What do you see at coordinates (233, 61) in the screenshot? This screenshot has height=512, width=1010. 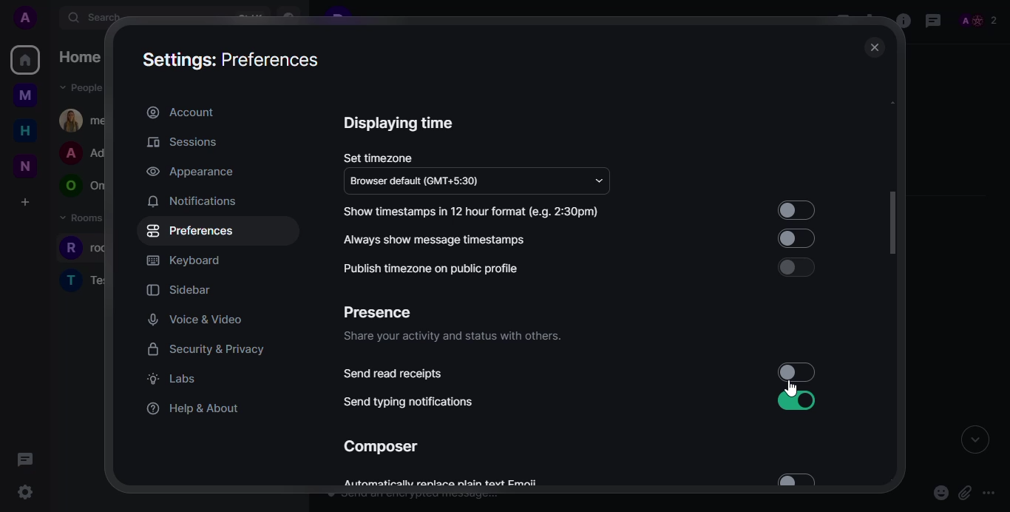 I see `settings preferences` at bounding box center [233, 61].